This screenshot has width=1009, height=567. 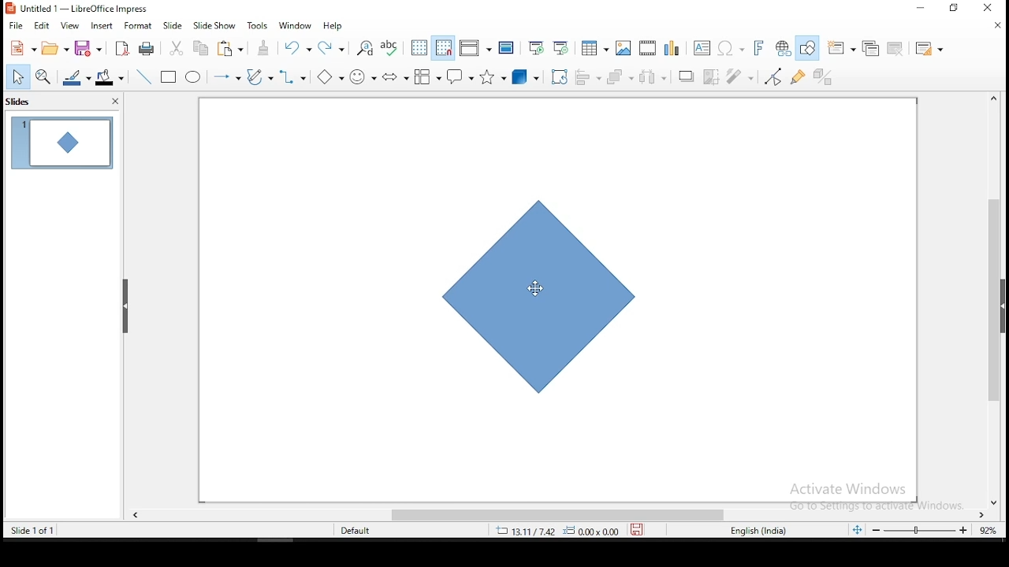 What do you see at coordinates (16, 27) in the screenshot?
I see `file` at bounding box center [16, 27].